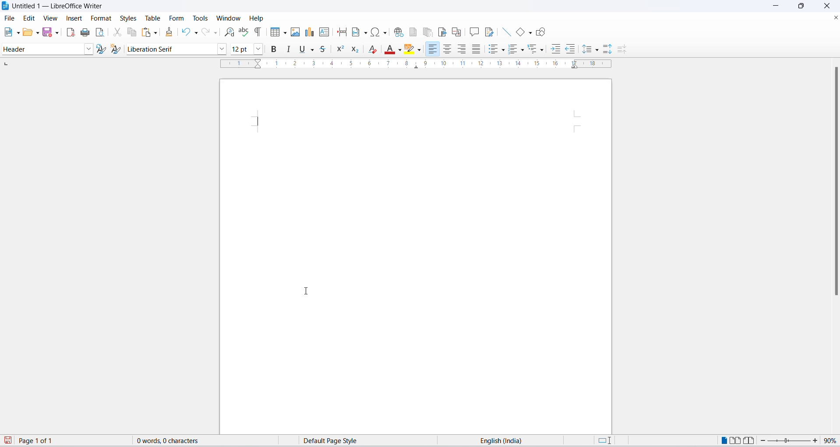 Image resolution: width=840 pixels, height=447 pixels. What do you see at coordinates (623, 51) in the screenshot?
I see `decrease paragraph spacing` at bounding box center [623, 51].